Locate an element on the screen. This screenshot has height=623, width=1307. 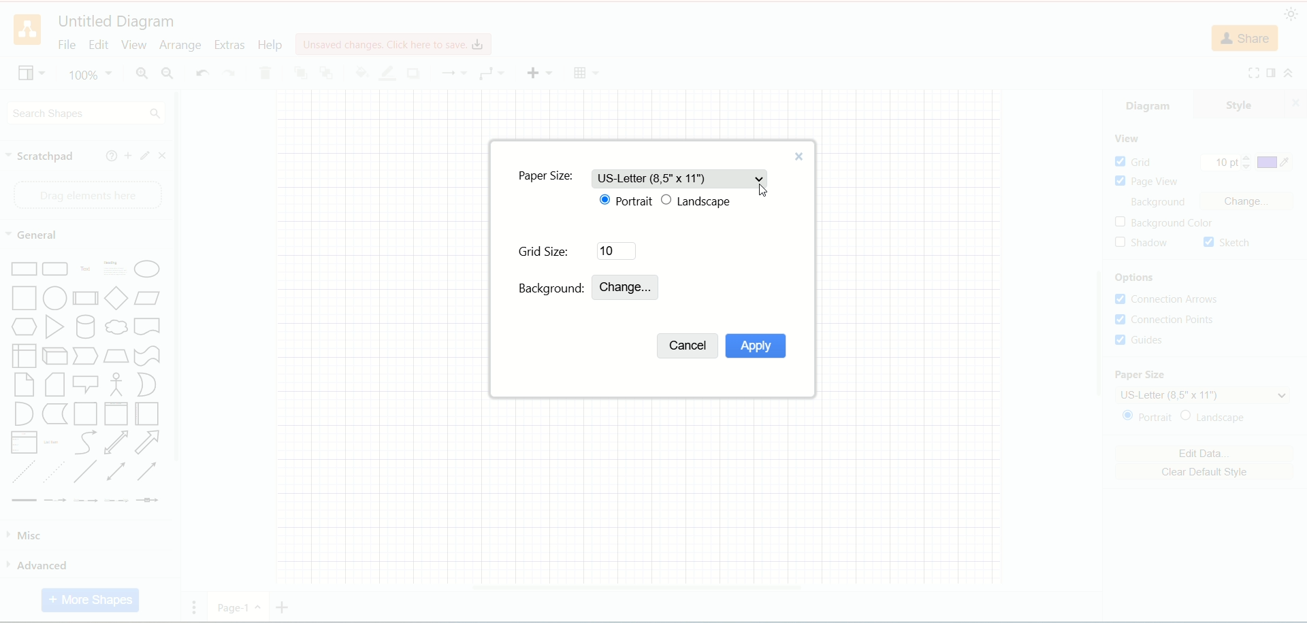
Diamond is located at coordinates (118, 299).